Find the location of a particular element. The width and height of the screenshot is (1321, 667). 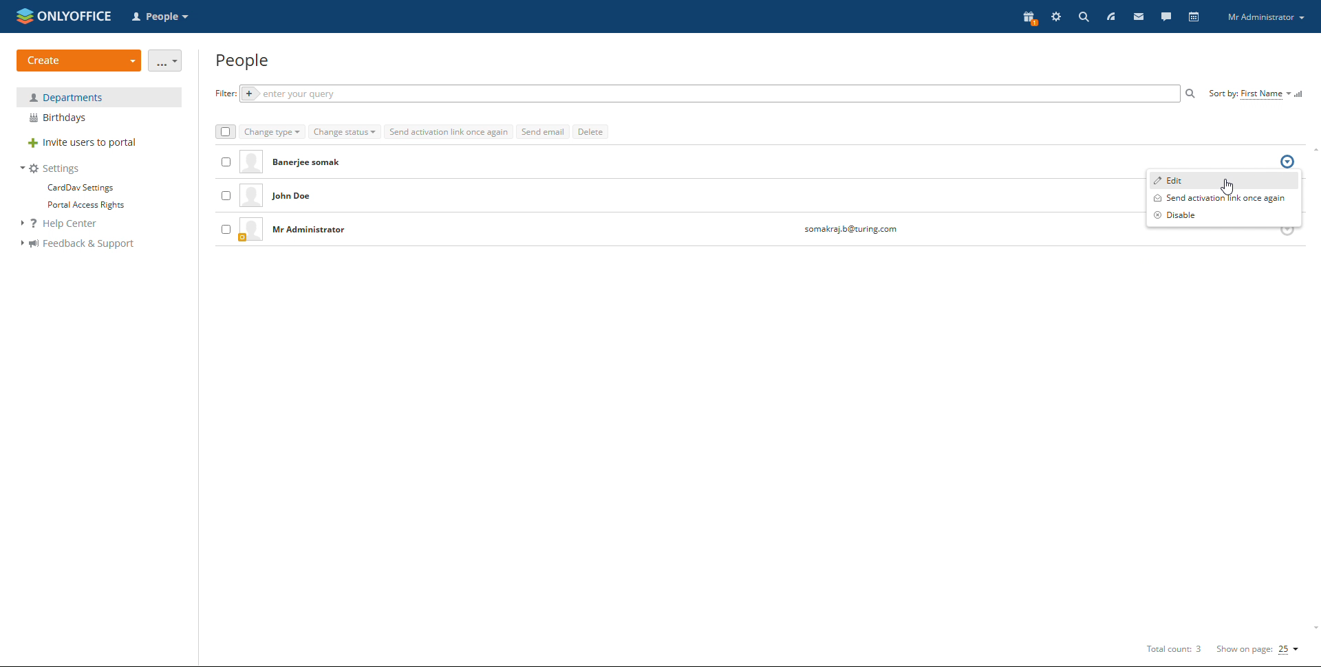

enter your query is located at coordinates (707, 94).